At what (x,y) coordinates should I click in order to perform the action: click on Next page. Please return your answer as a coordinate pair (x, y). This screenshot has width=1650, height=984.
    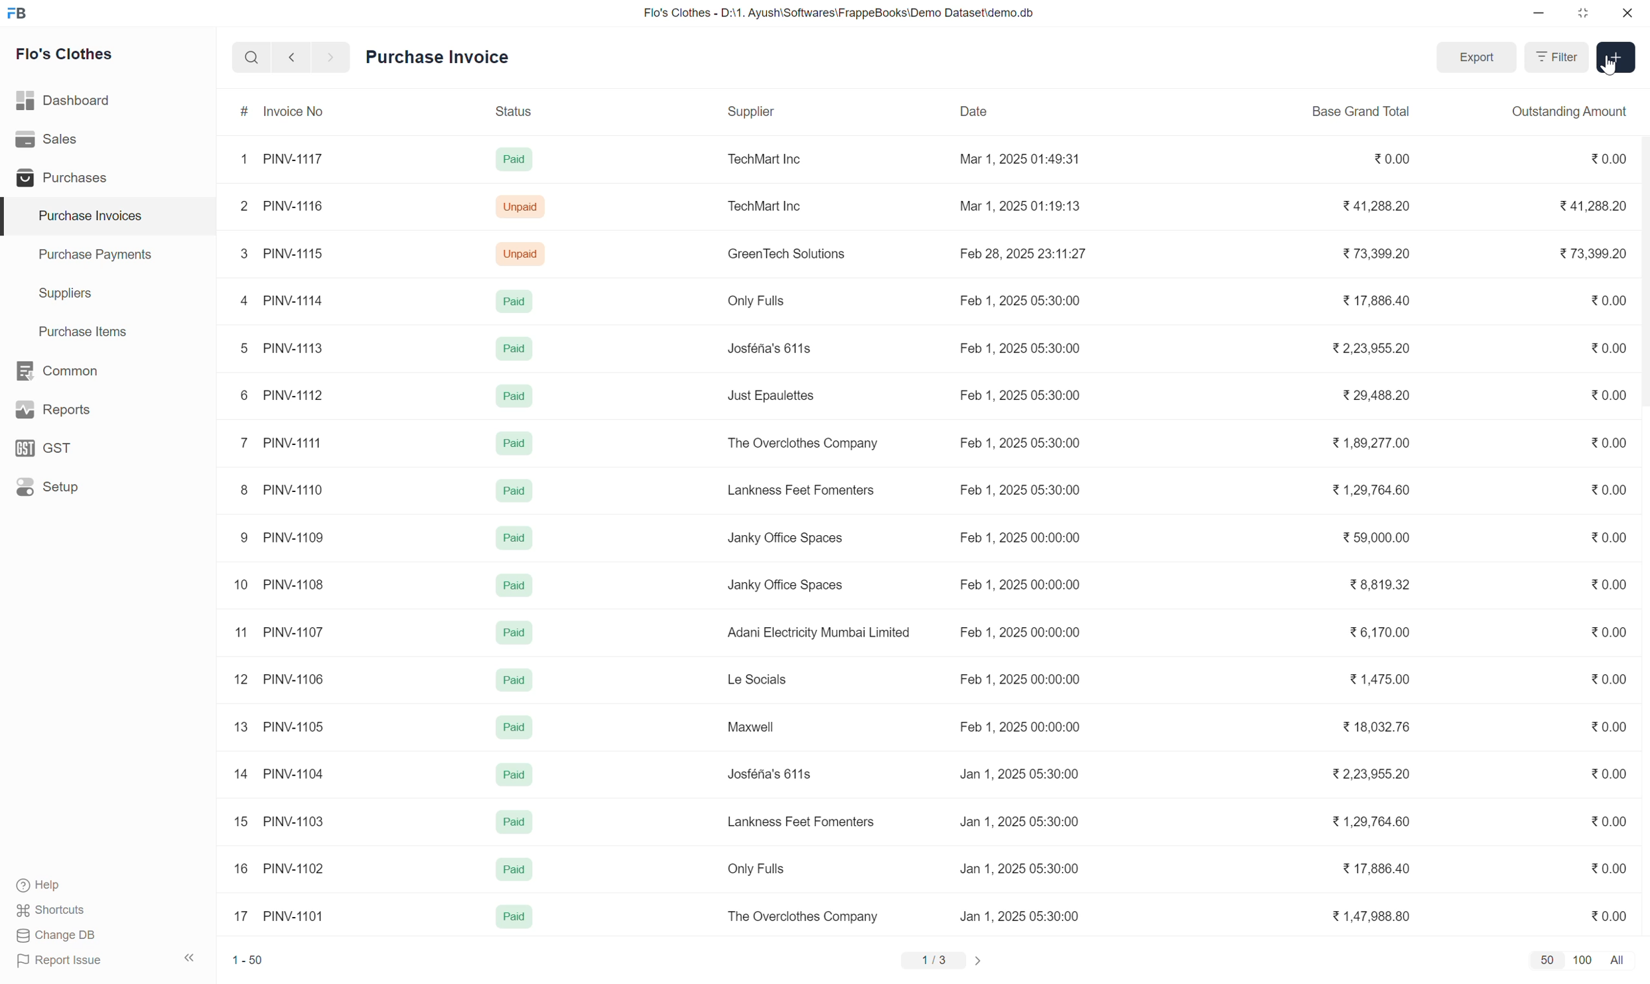
    Looking at the image, I should click on (978, 961).